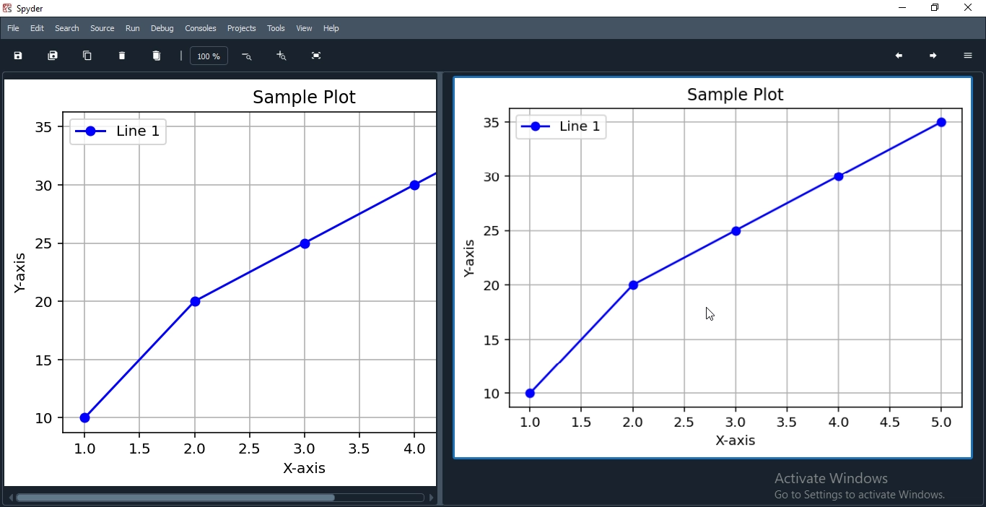 The image size is (986, 507). What do you see at coordinates (304, 27) in the screenshot?
I see `View` at bounding box center [304, 27].